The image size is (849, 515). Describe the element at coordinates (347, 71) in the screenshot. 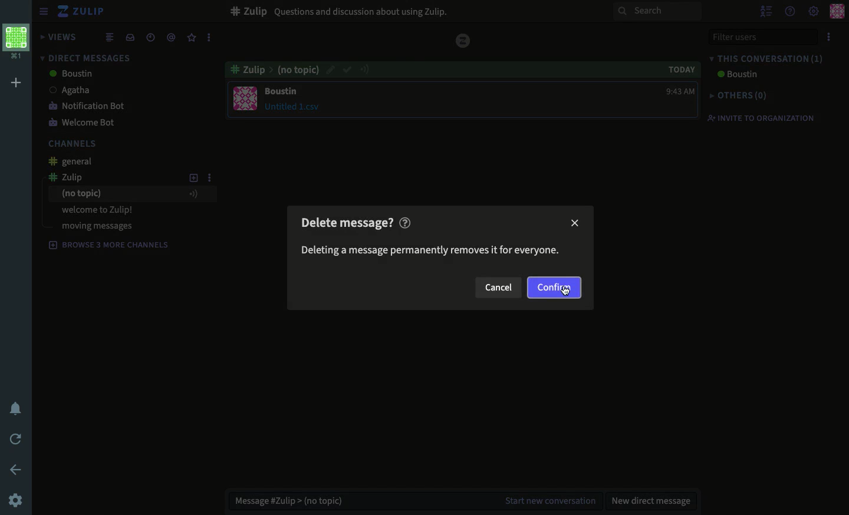

I see `confirm` at that location.